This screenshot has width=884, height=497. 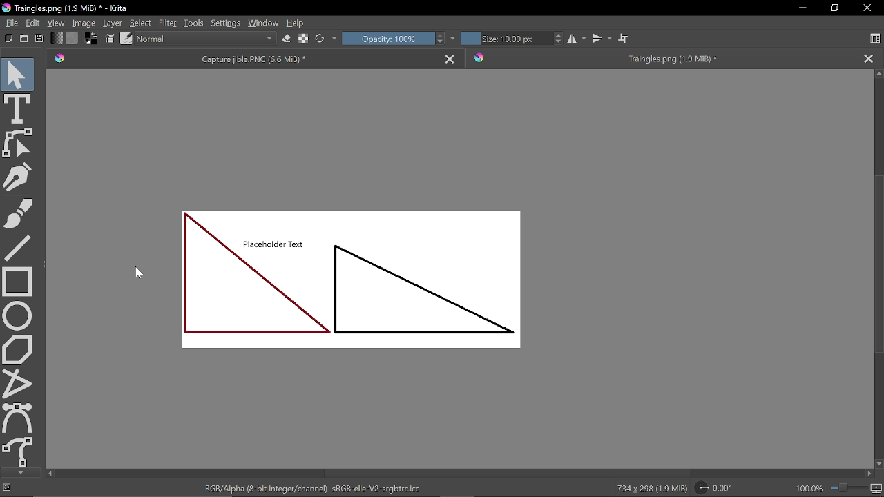 What do you see at coordinates (50, 474) in the screenshot?
I see `Move left` at bounding box center [50, 474].